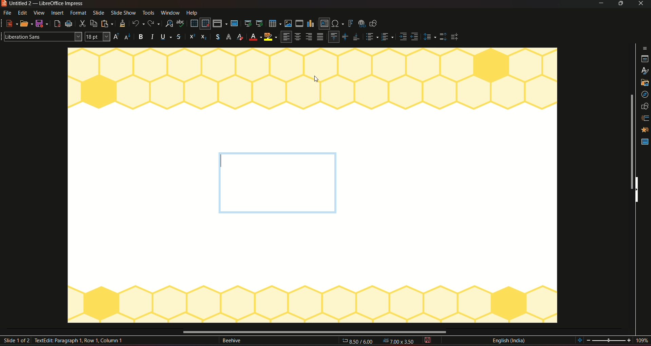  What do you see at coordinates (216, 37) in the screenshot?
I see `currency` at bounding box center [216, 37].